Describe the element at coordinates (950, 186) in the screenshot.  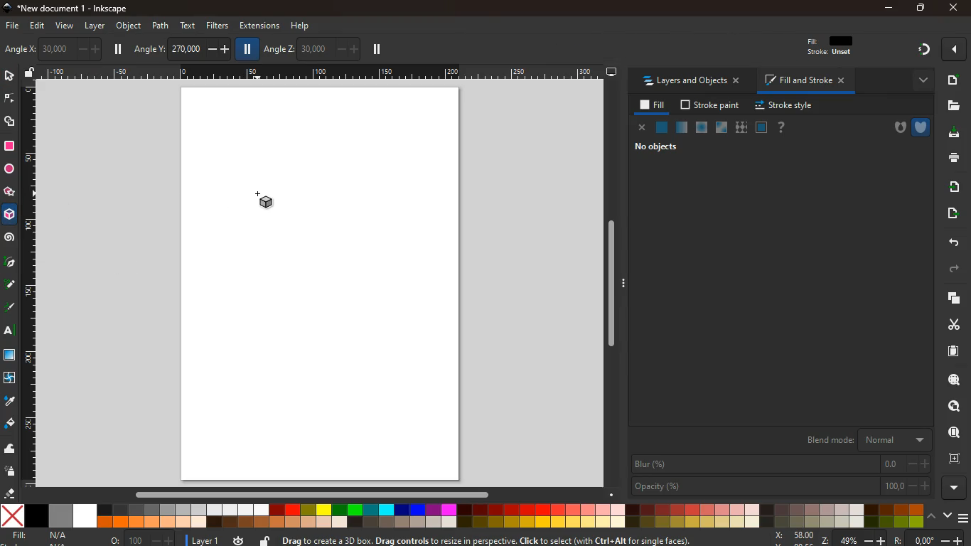
I see `receive` at that location.